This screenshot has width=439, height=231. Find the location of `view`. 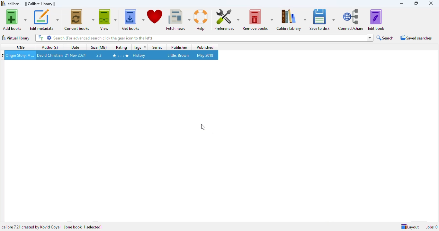

view is located at coordinates (108, 20).